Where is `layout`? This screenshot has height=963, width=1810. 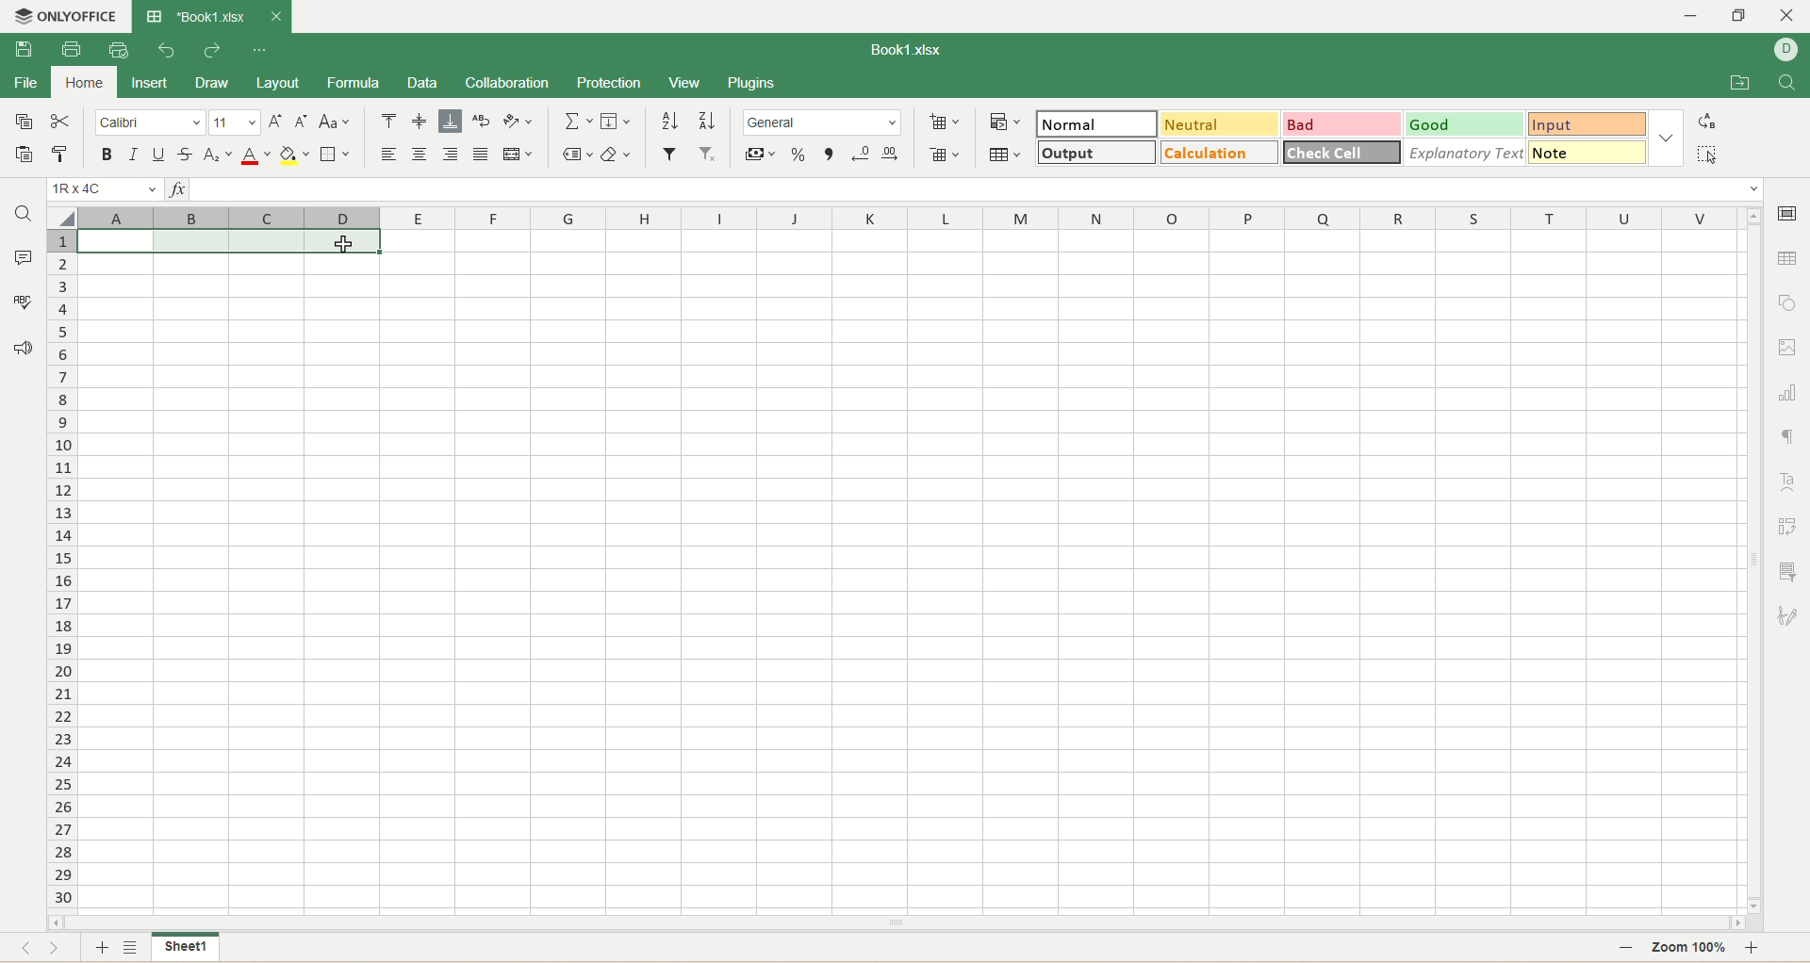 layout is located at coordinates (278, 81).